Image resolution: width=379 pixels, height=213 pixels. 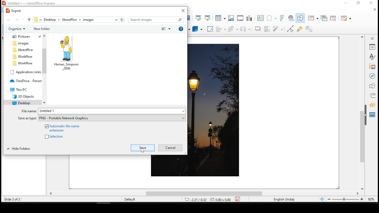 What do you see at coordinates (22, 63) in the screenshot?
I see `folder` at bounding box center [22, 63].